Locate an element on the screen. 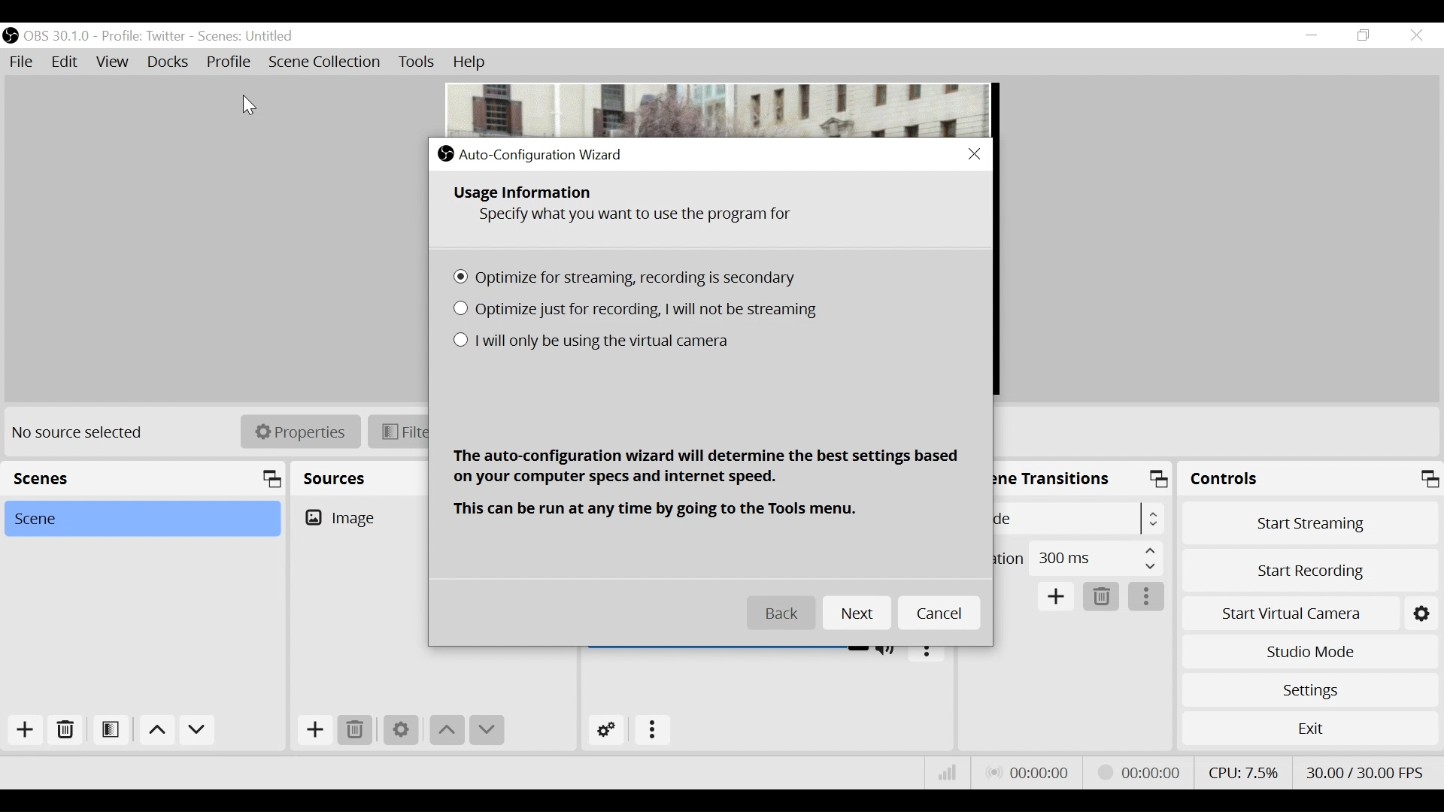 The width and height of the screenshot is (1444, 812). Sources is located at coordinates (335, 475).